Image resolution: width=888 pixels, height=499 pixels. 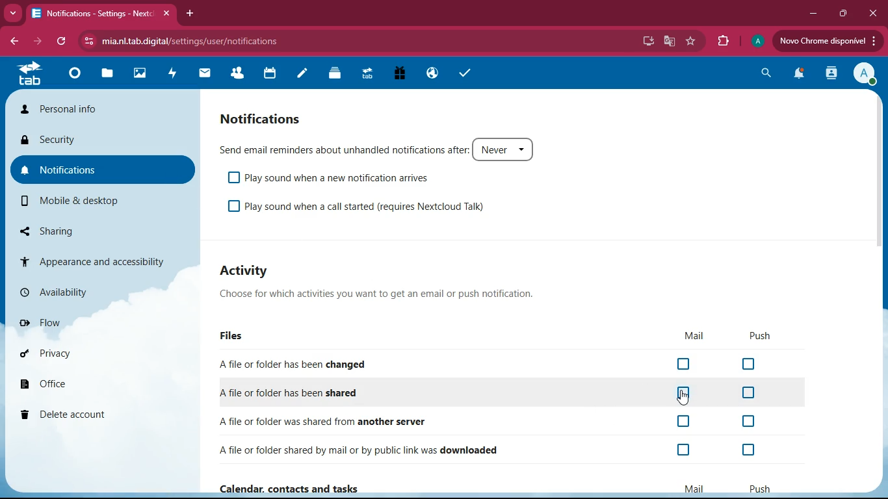 What do you see at coordinates (233, 335) in the screenshot?
I see `files` at bounding box center [233, 335].